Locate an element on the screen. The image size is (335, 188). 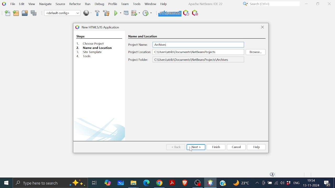
Project Folder: is located at coordinates (138, 60).